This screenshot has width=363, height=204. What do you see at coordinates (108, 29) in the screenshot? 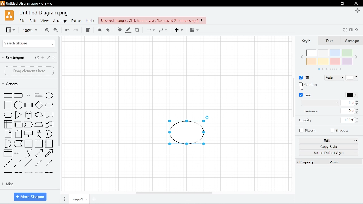
I see `To back` at bounding box center [108, 29].